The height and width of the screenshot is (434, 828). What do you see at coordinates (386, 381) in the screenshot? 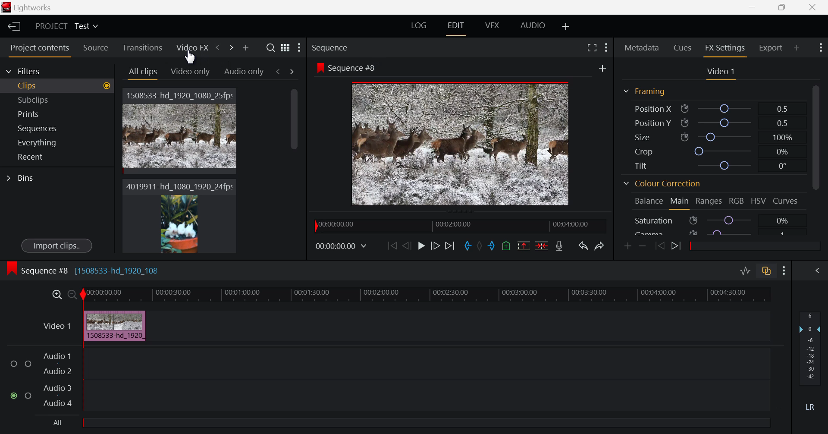
I see `Audio Input Fields` at bounding box center [386, 381].